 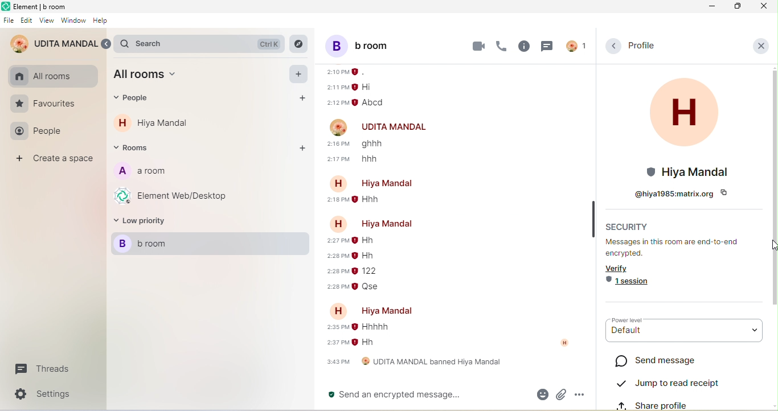 What do you see at coordinates (27, 20) in the screenshot?
I see `edit` at bounding box center [27, 20].